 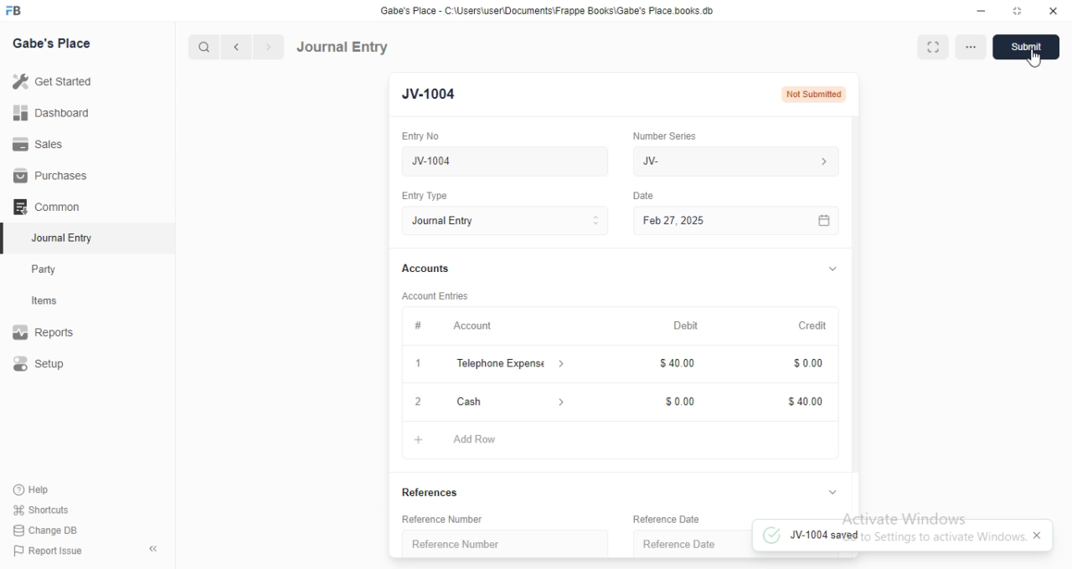 What do you see at coordinates (740, 221) in the screenshot?
I see `Feb 27, 2025` at bounding box center [740, 221].